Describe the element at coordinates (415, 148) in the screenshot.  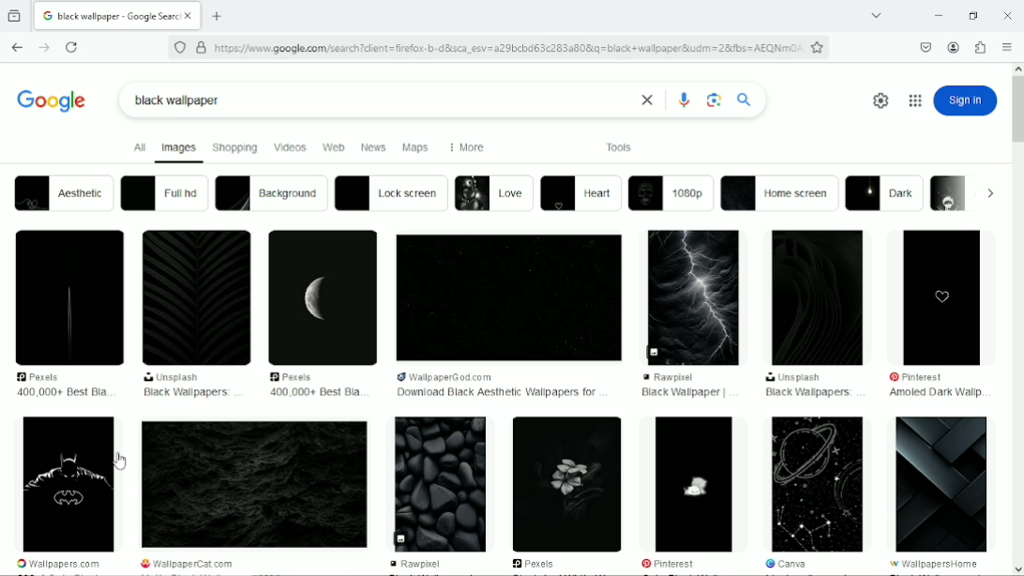
I see `maps` at that location.